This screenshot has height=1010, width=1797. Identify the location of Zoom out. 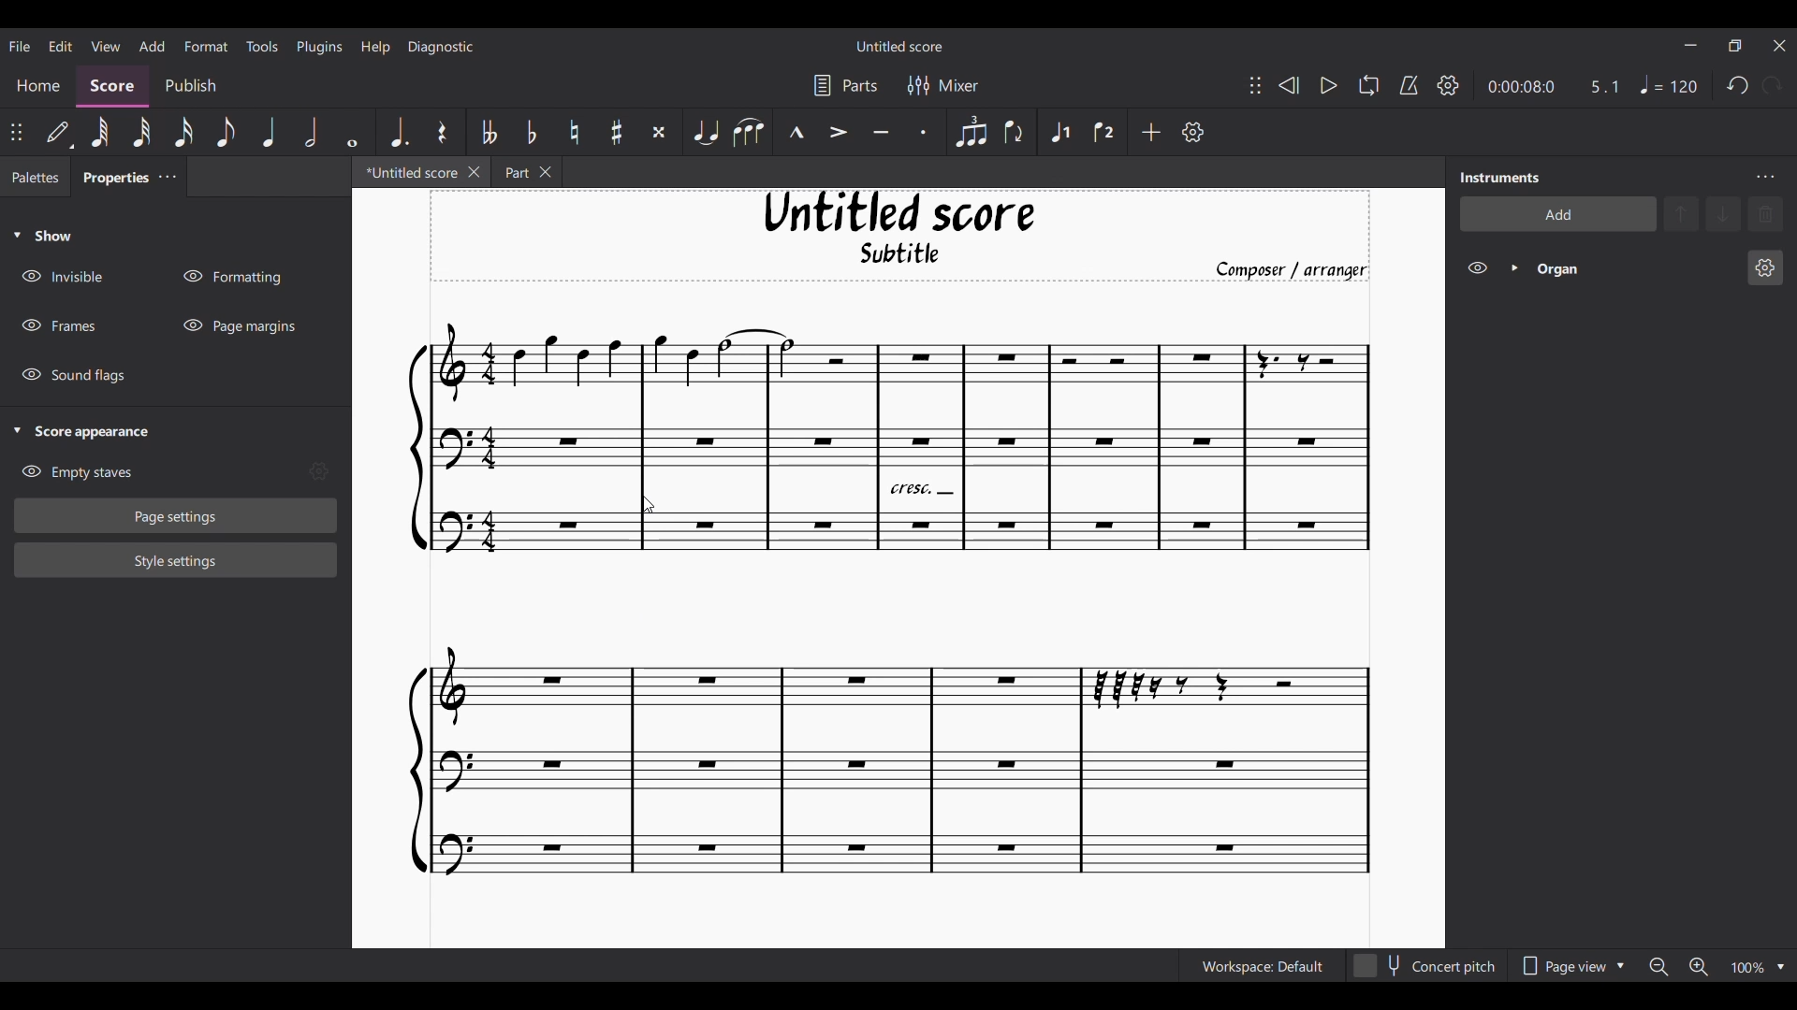
(1658, 967).